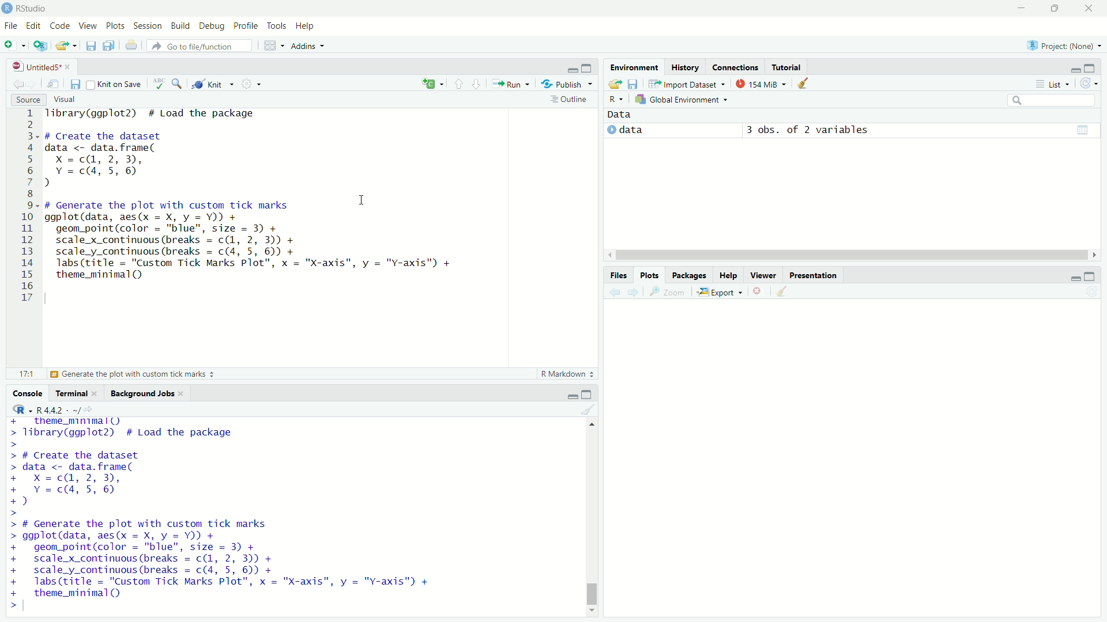  Describe the element at coordinates (1089, 9) in the screenshot. I see `close` at that location.